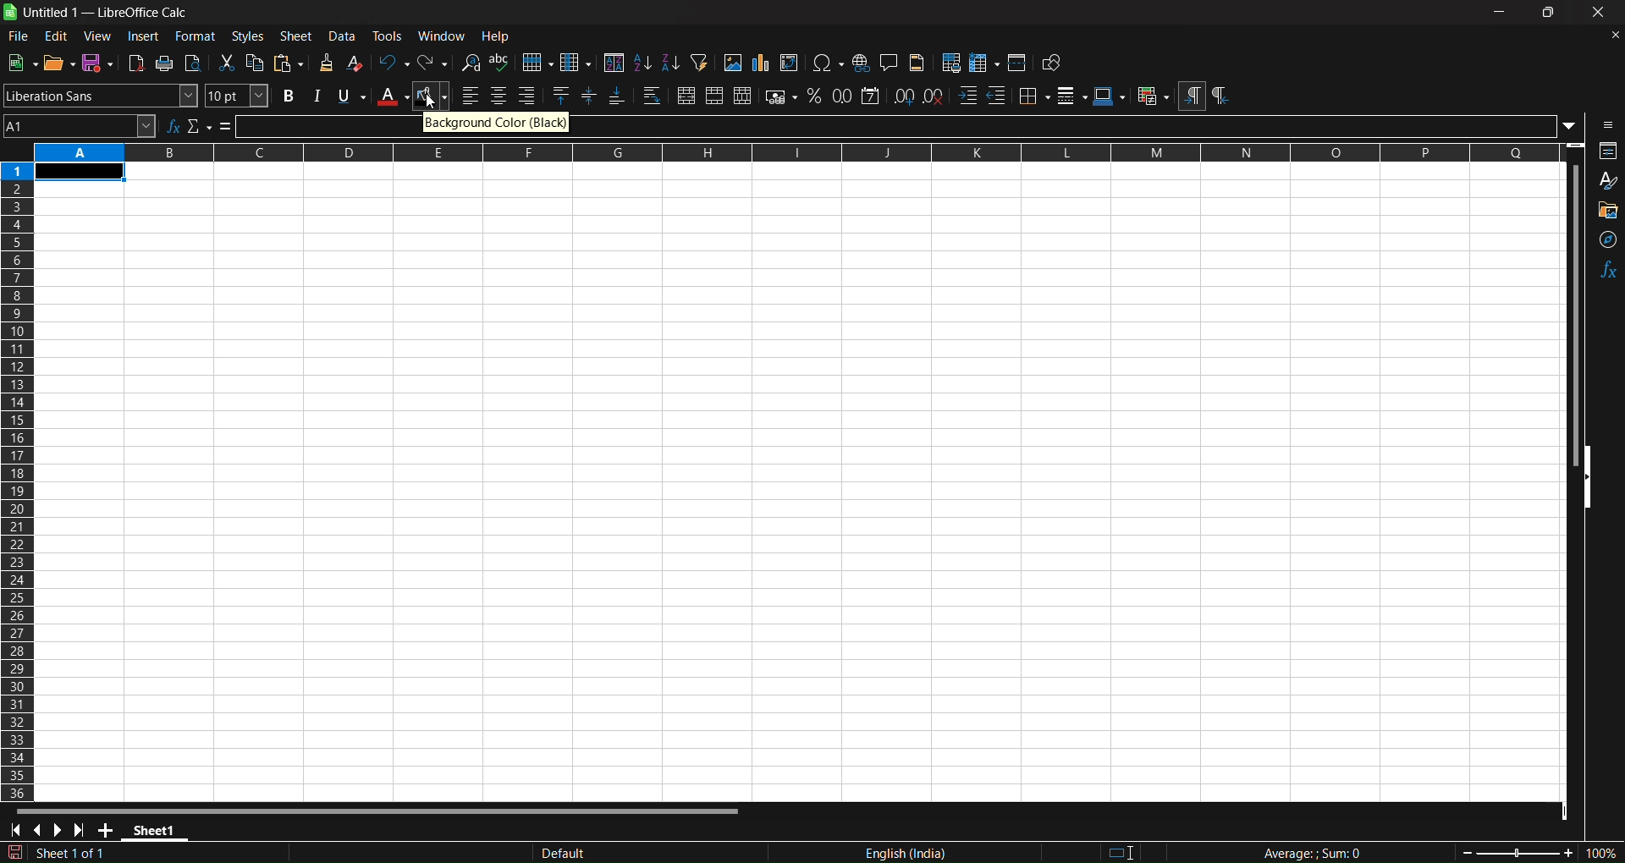  I want to click on function wizard, so click(174, 127).